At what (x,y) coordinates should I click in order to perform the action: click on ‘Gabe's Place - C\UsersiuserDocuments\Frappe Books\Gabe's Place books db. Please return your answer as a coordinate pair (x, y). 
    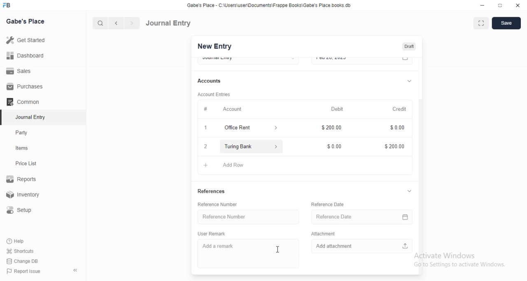
    Looking at the image, I should click on (275, 5).